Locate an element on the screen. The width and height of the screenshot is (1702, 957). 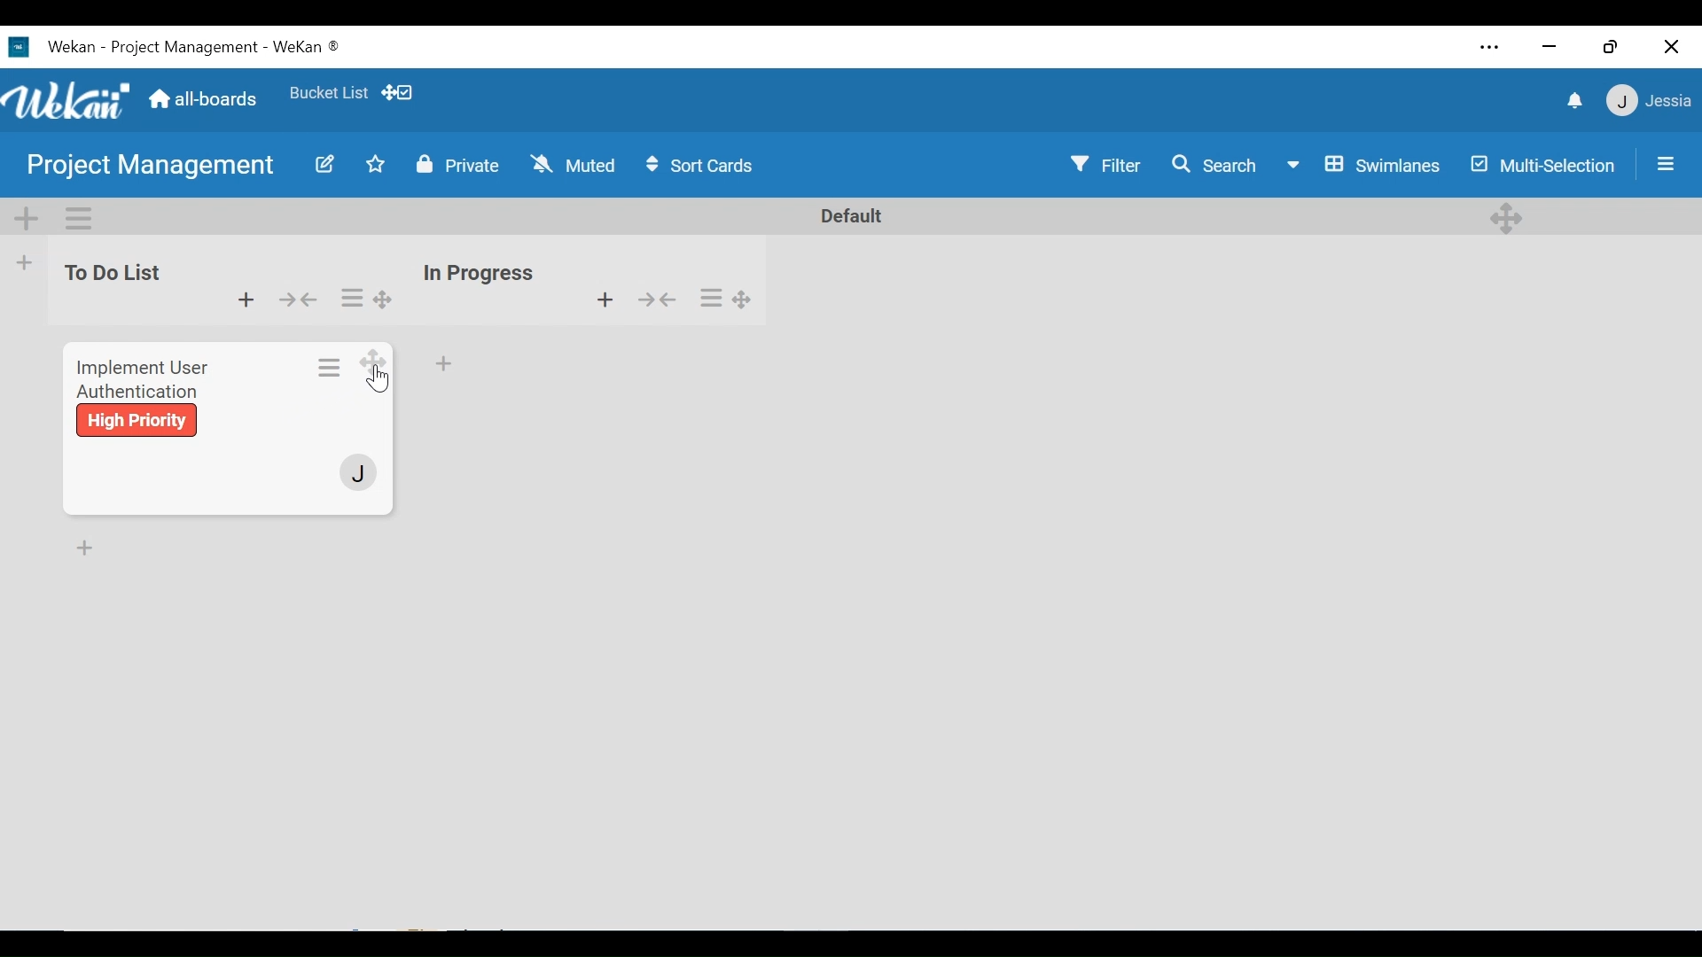
card actions is located at coordinates (332, 365).